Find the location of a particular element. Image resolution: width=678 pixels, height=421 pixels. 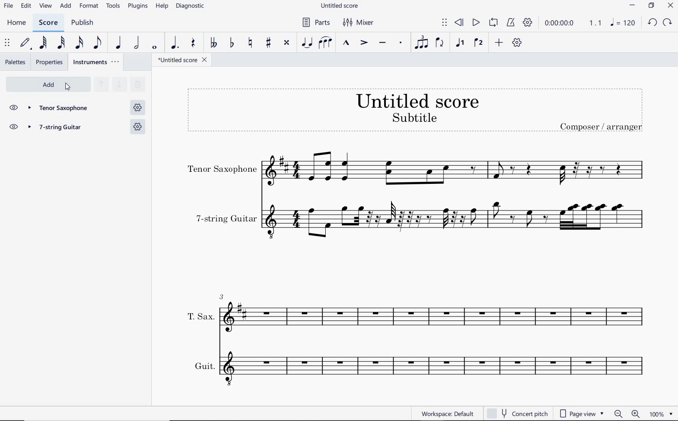

AUGMENTATION DOT is located at coordinates (175, 43).